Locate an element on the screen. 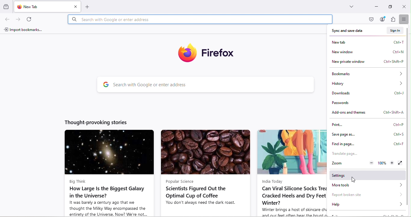 The width and height of the screenshot is (411, 217). Search bar is located at coordinates (199, 19).